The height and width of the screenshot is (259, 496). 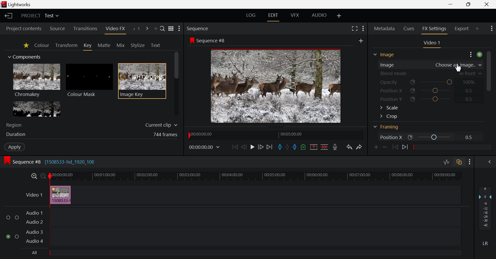 I want to click on Position Y, so click(x=436, y=99).